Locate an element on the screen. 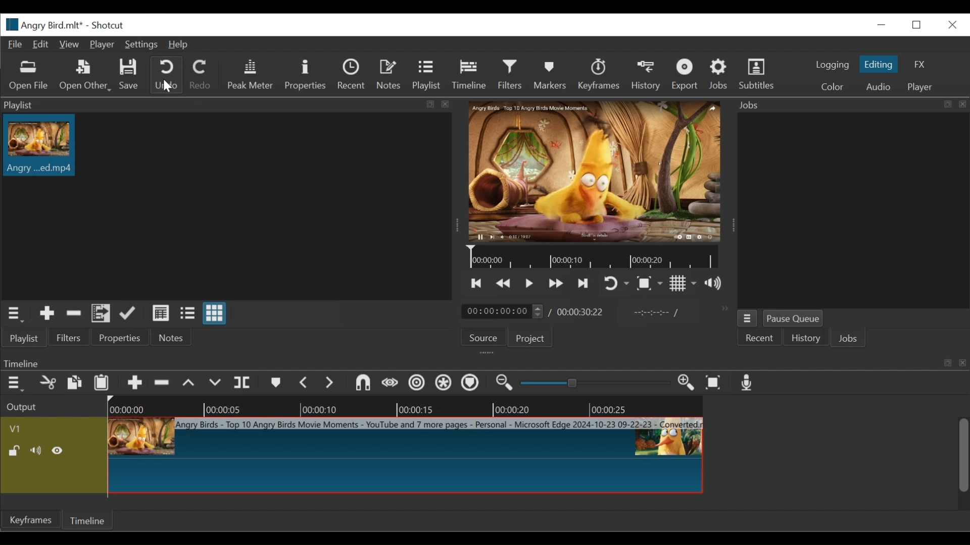 This screenshot has width=970, height=545. Project is located at coordinates (528, 338).